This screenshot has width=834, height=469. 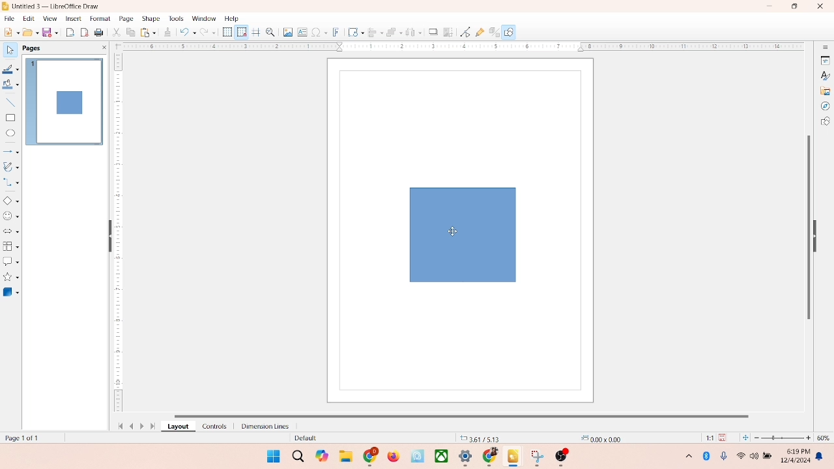 What do you see at coordinates (72, 18) in the screenshot?
I see `insert` at bounding box center [72, 18].